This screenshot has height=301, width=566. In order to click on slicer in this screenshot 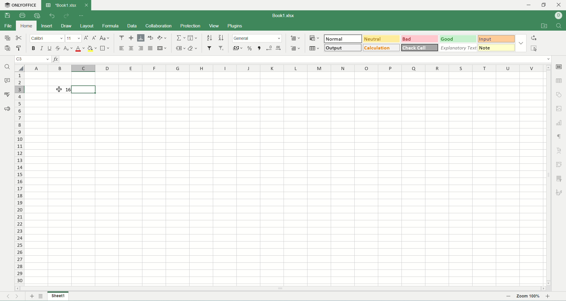, I will do `click(560, 178)`.